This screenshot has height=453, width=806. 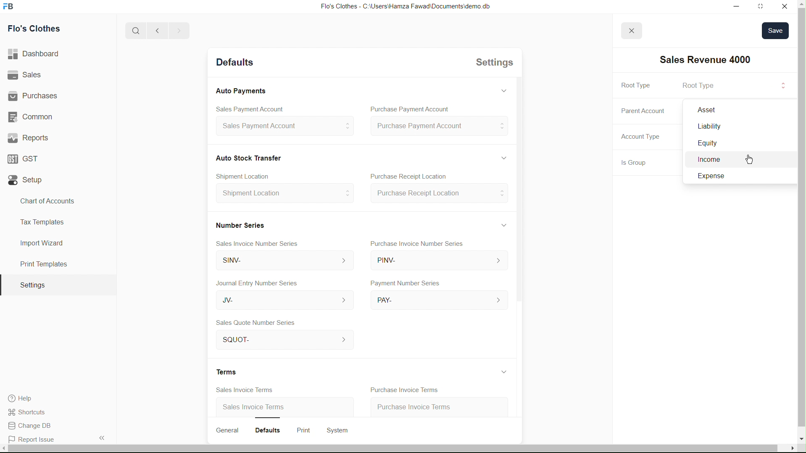 I want to click on Is Group, so click(x=639, y=164).